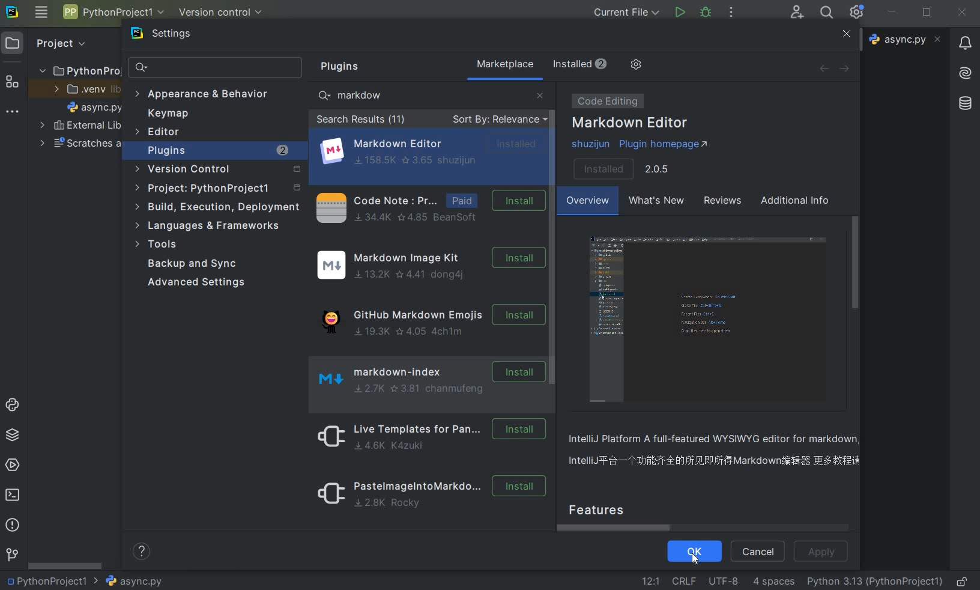  What do you see at coordinates (11, 436) in the screenshot?
I see `python packages` at bounding box center [11, 436].